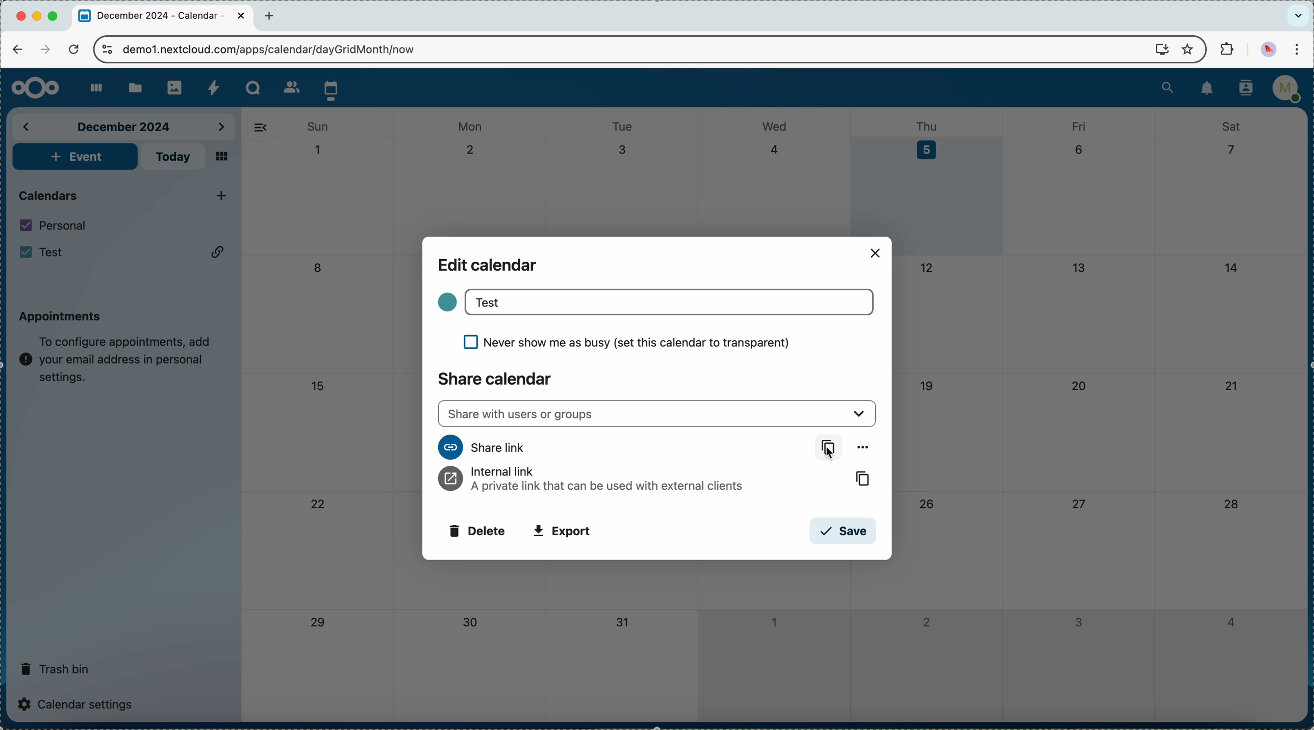 The width and height of the screenshot is (1314, 730). What do you see at coordinates (55, 225) in the screenshot?
I see `personal` at bounding box center [55, 225].